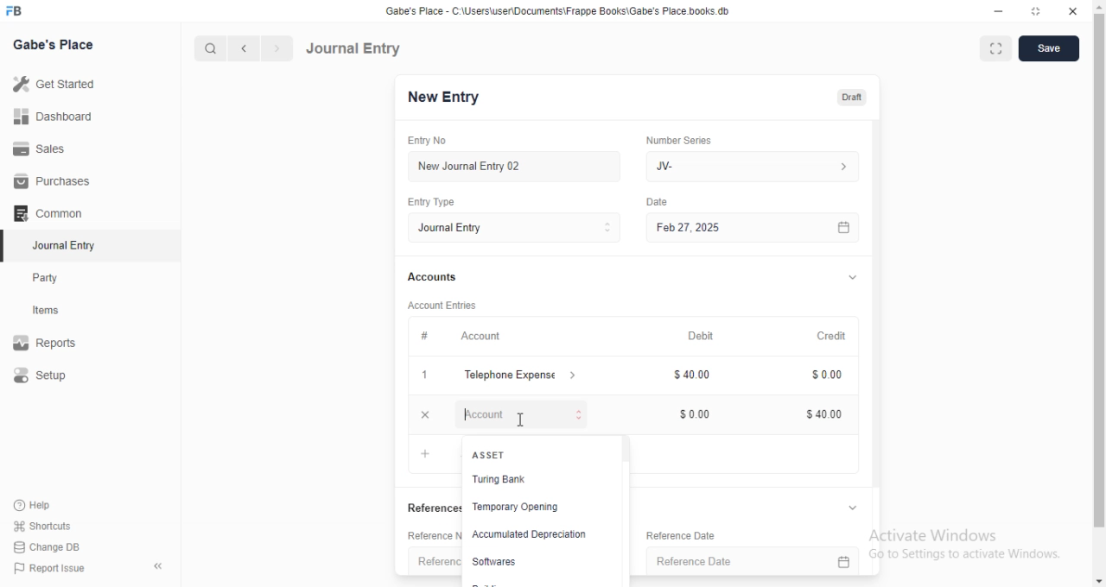 The width and height of the screenshot is (1106, 587). I want to click on Asset, so click(490, 454).